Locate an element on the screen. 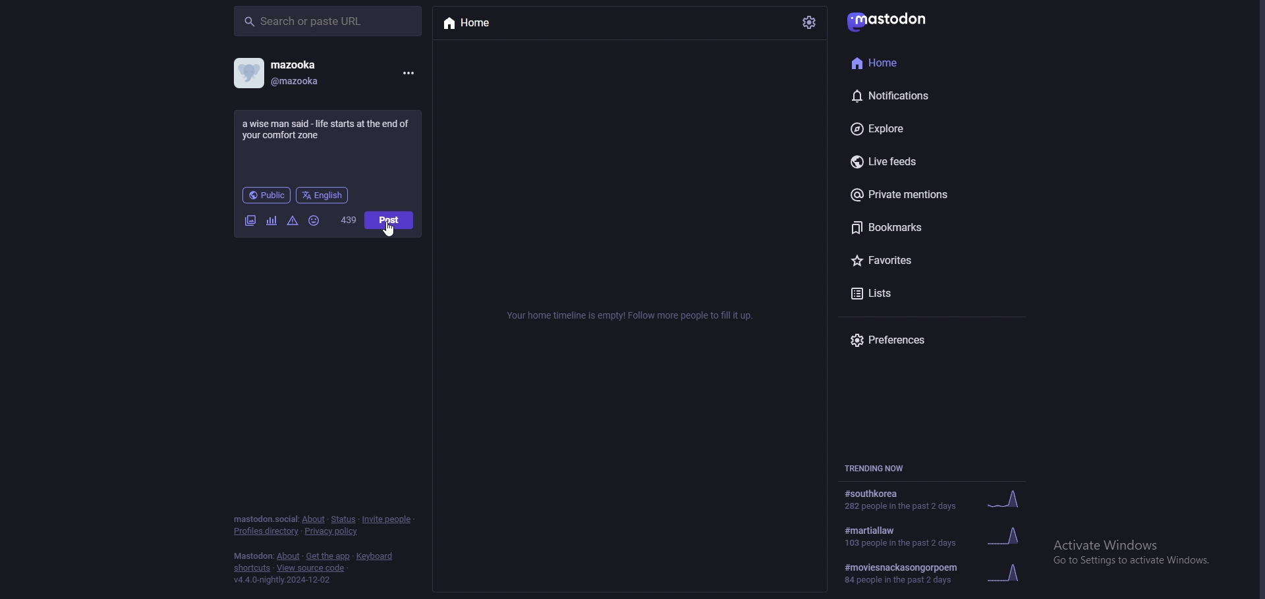  version is located at coordinates (282, 581).